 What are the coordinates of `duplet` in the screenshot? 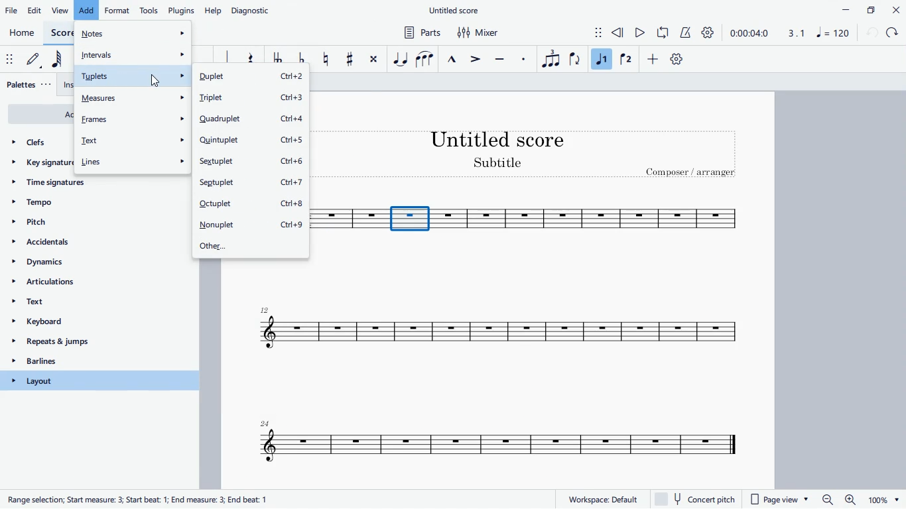 It's located at (249, 78).